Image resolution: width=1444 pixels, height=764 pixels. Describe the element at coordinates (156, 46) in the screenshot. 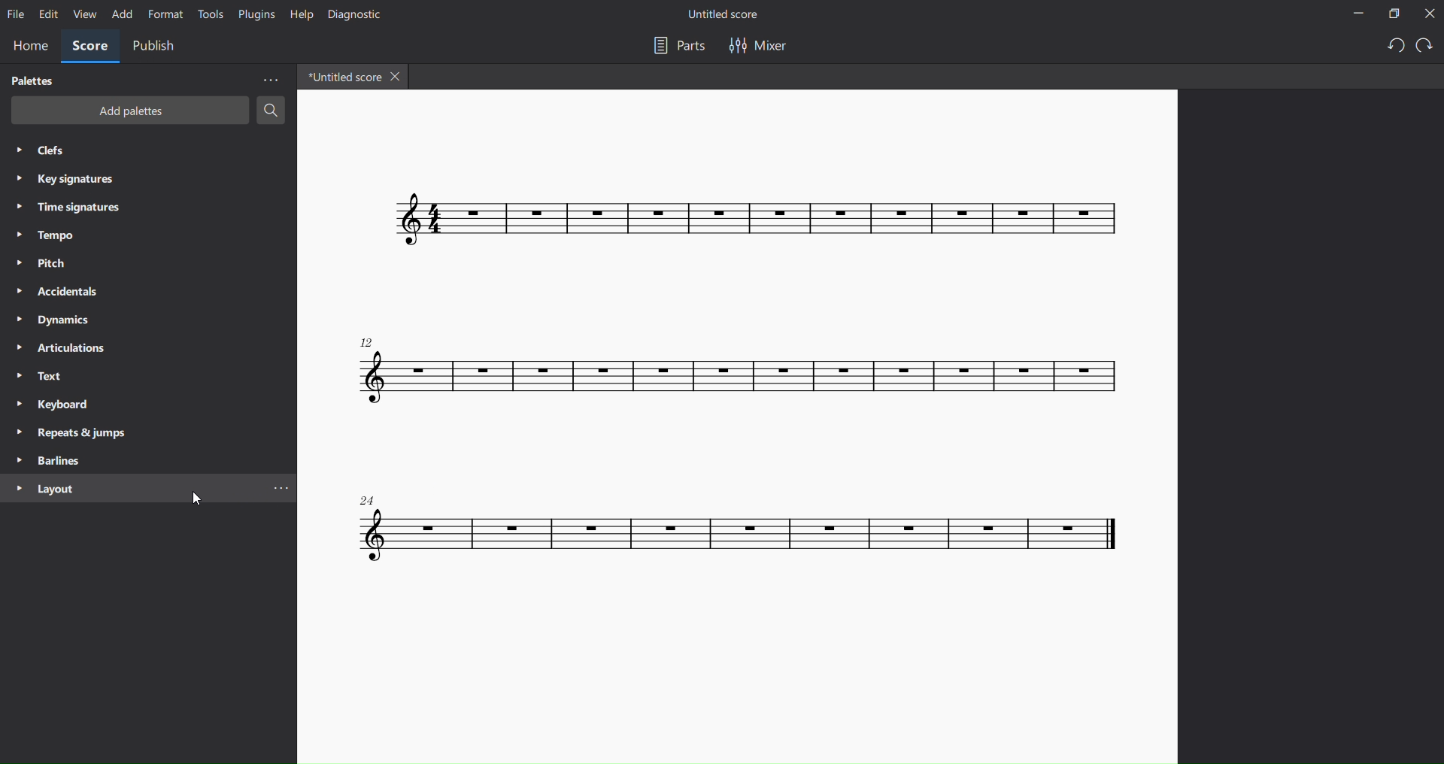

I see `publish` at that location.